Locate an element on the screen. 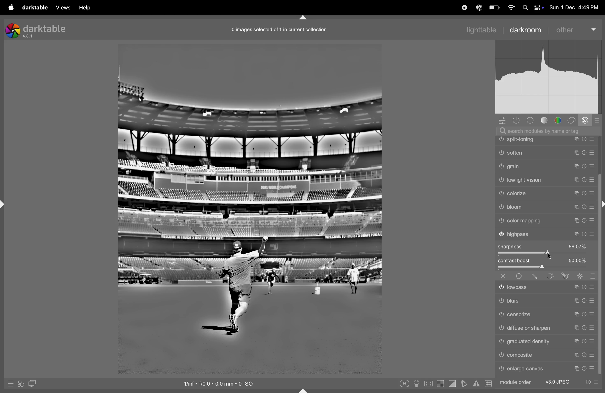  darkroom is located at coordinates (524, 29).